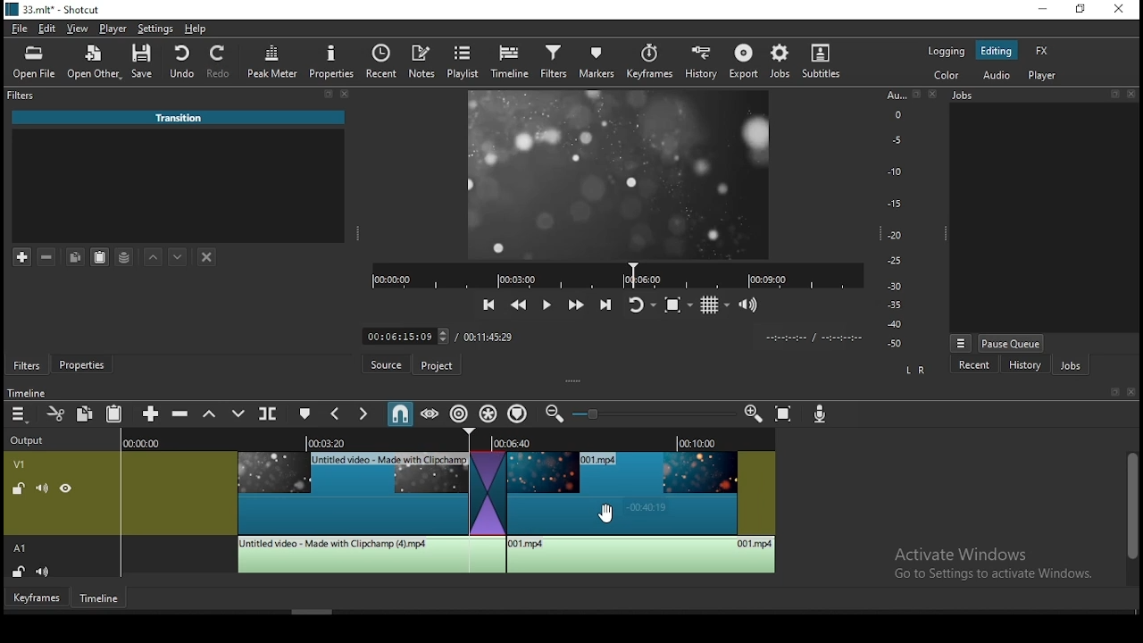 Image resolution: width=1143 pixels, height=643 pixels. Describe the element at coordinates (370, 555) in the screenshot. I see `audio clip` at that location.